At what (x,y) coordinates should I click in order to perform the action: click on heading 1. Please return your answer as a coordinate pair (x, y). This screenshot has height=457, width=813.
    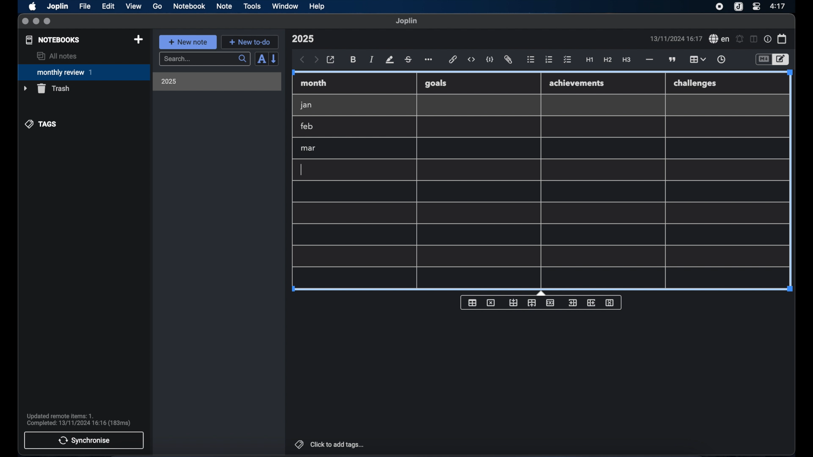
    Looking at the image, I should click on (590, 60).